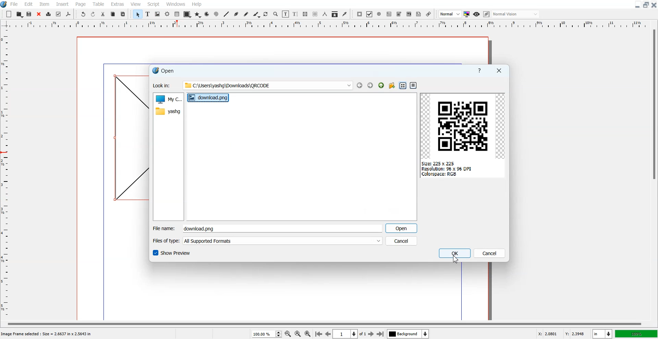 The image size is (658, 339). I want to click on Select the visual appearance, so click(516, 14).